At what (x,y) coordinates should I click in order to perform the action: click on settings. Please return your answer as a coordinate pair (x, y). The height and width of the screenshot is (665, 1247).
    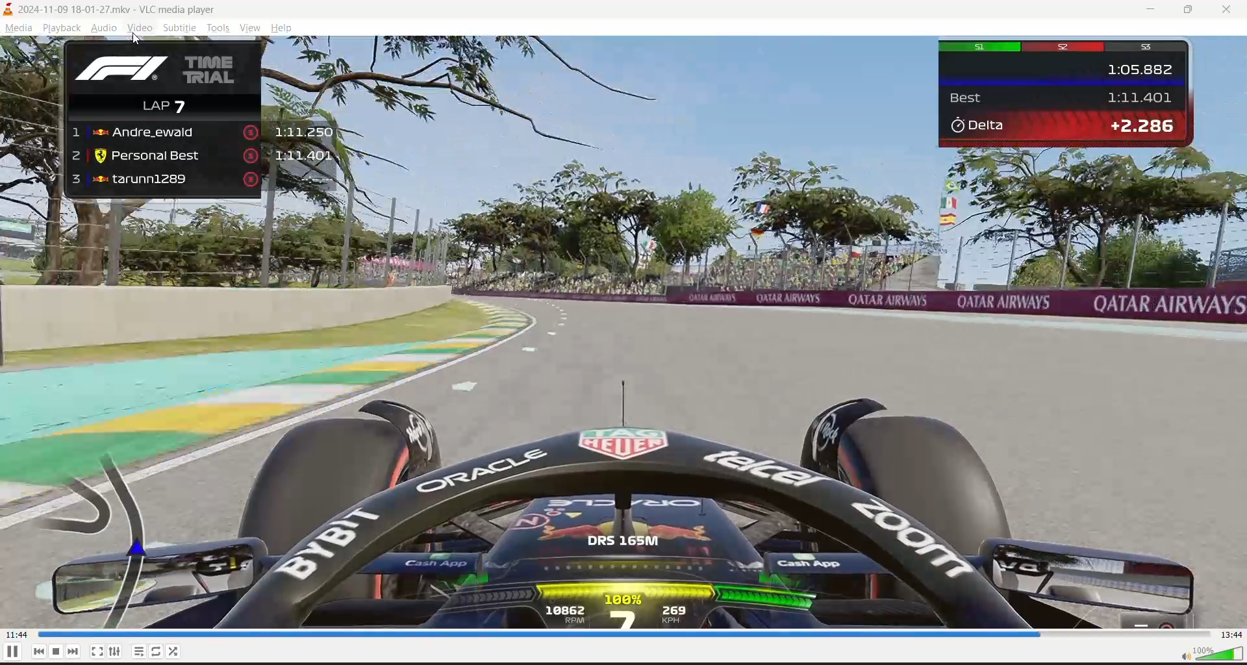
    Looking at the image, I should click on (116, 652).